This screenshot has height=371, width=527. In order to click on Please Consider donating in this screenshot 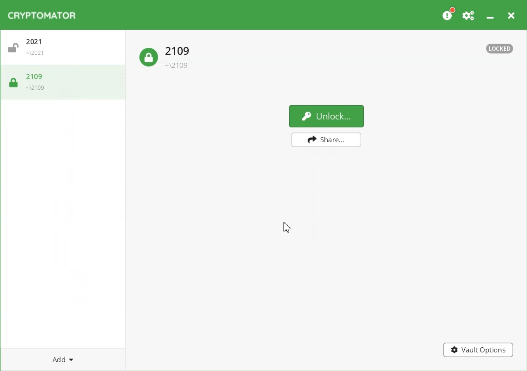, I will do `click(448, 14)`.